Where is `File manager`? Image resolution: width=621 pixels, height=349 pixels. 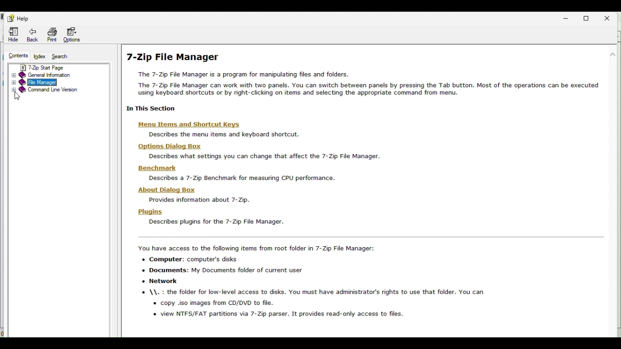 File manager is located at coordinates (53, 82).